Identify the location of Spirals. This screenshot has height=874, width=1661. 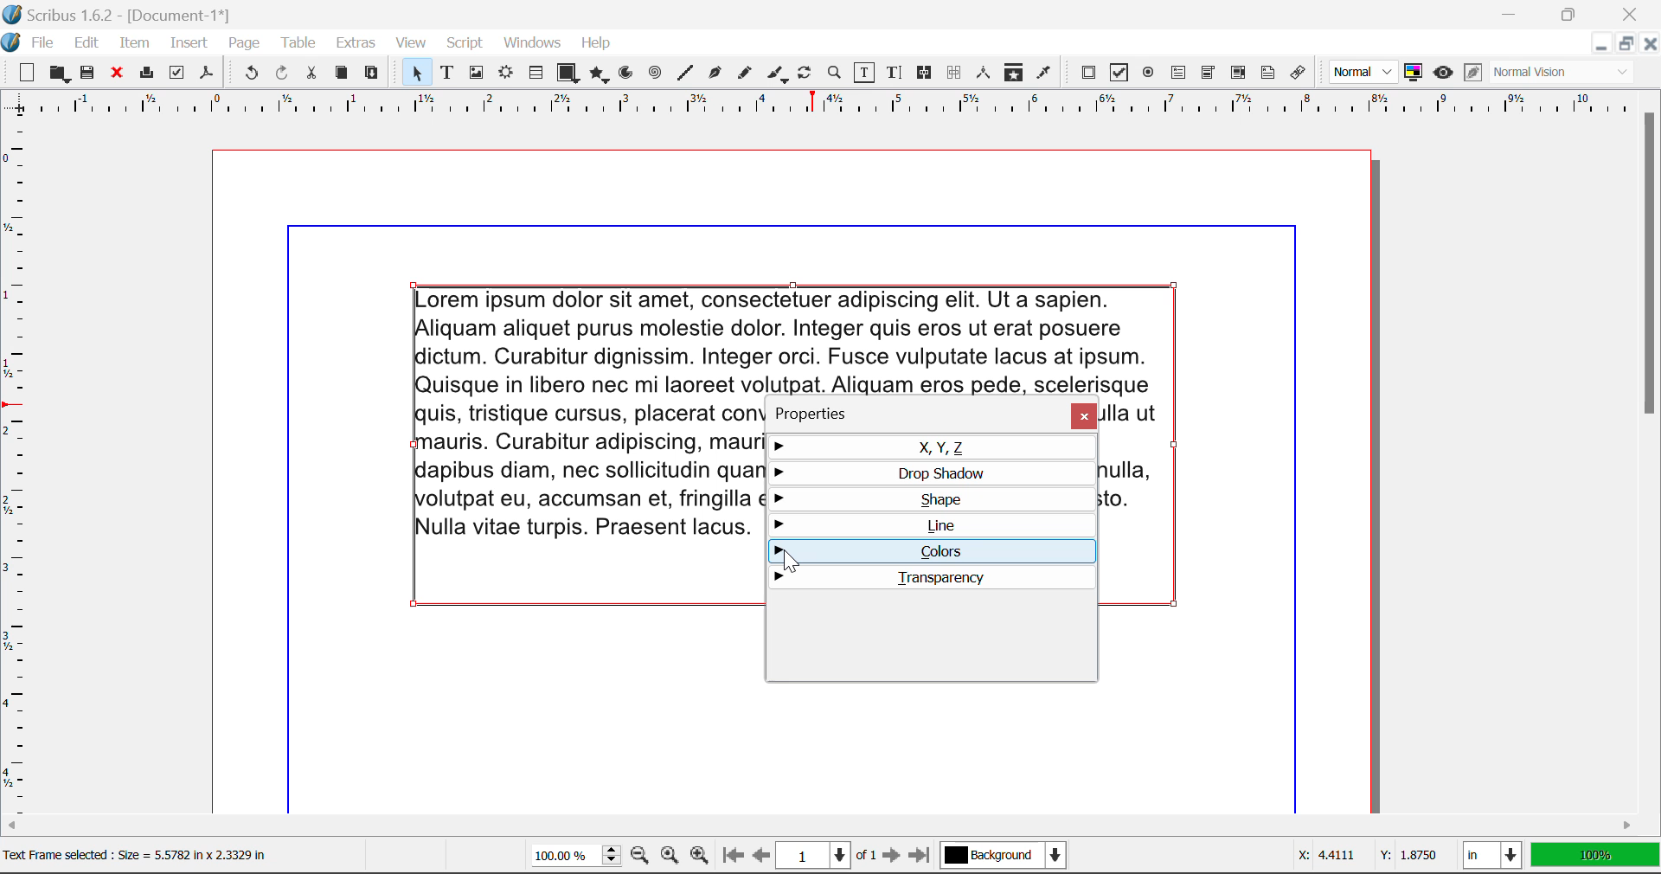
(654, 74).